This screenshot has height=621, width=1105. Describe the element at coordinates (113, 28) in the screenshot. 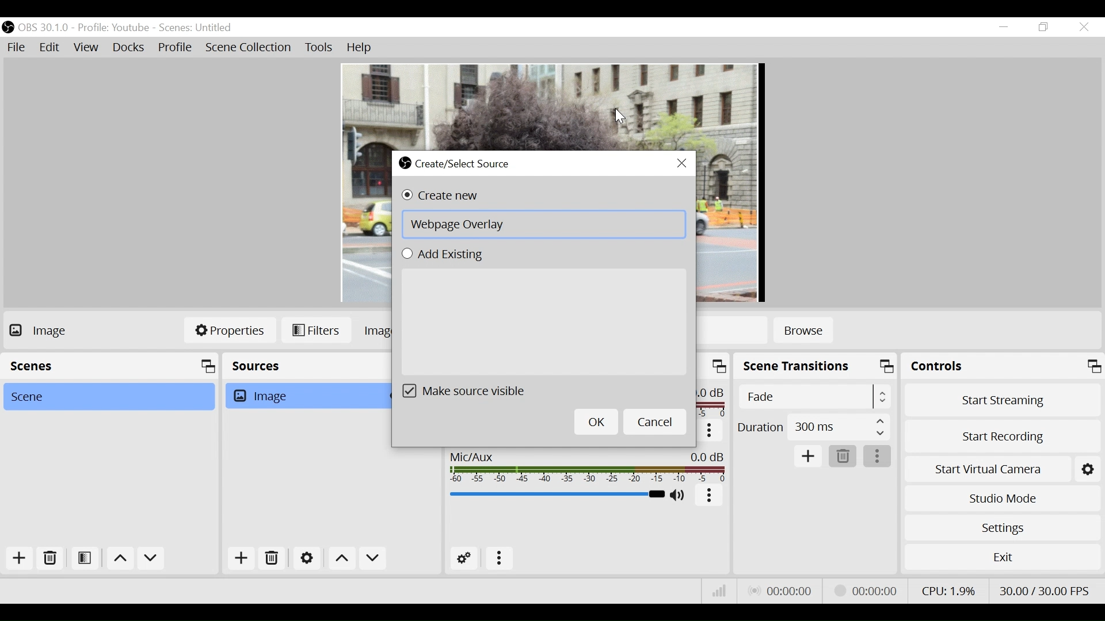

I see `Profile` at that location.